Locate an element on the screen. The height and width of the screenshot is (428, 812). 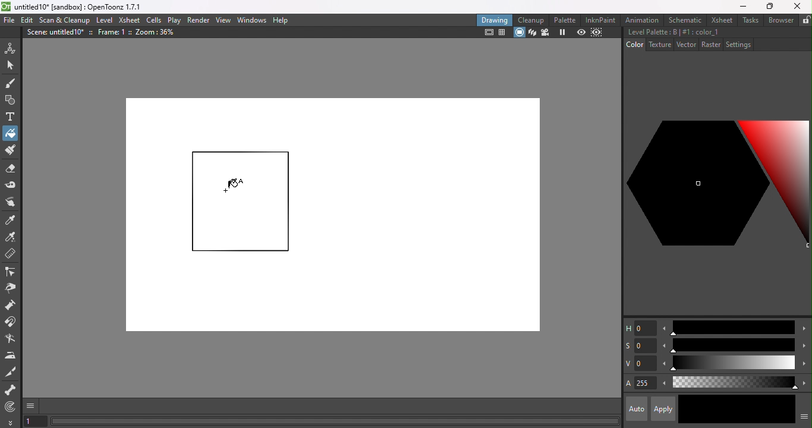
Slide bar is located at coordinates (732, 345).